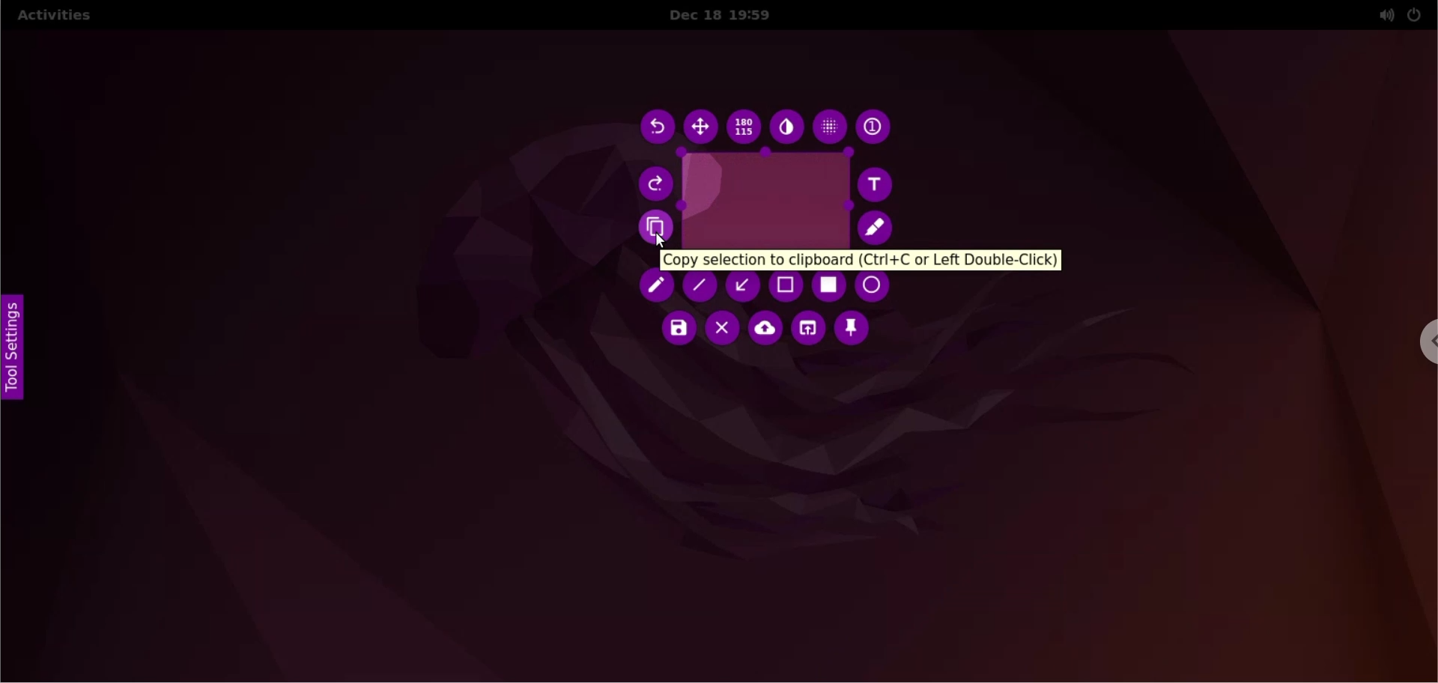  Describe the element at coordinates (744, 287) in the screenshot. I see `arrow as paint tool` at that location.